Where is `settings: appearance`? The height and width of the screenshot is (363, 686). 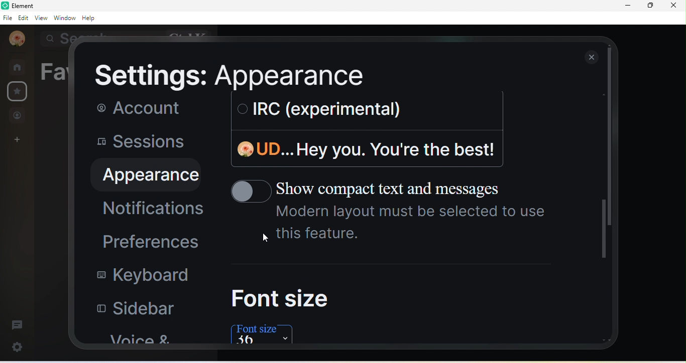 settings: appearance is located at coordinates (223, 76).